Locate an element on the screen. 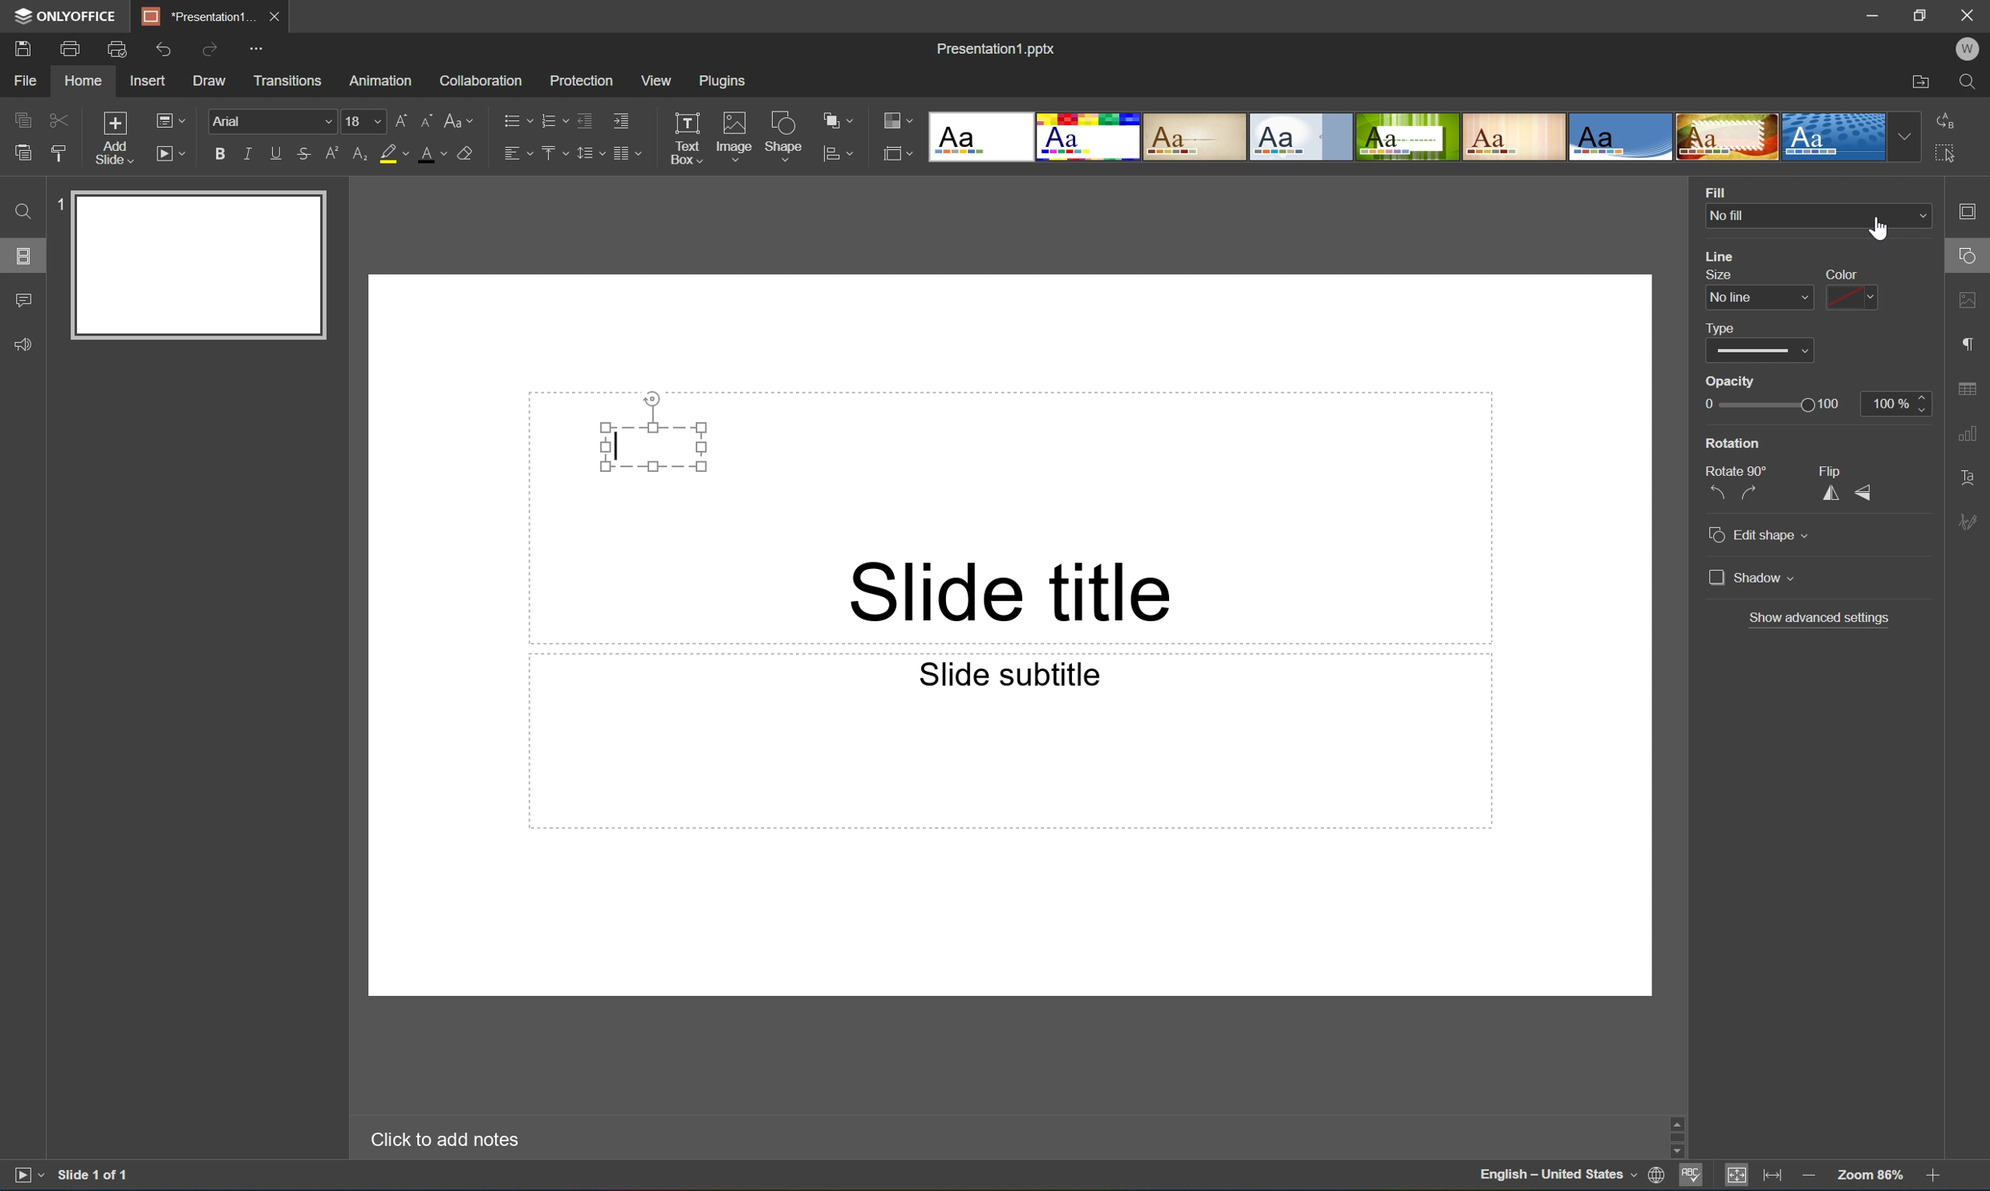 Image resolution: width=1990 pixels, height=1191 pixels. 1 is located at coordinates (63, 201).